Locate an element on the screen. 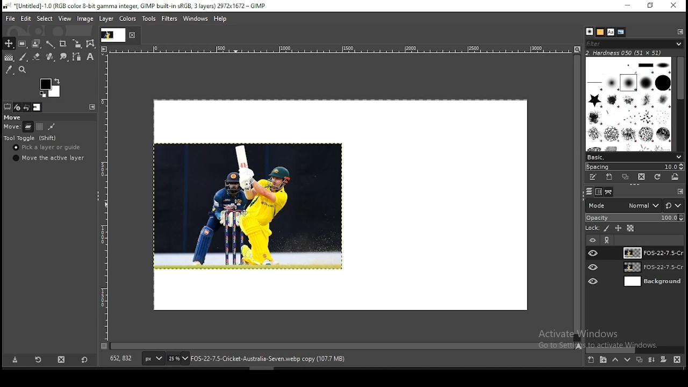 The width and height of the screenshot is (688, 387). restore to defaults is located at coordinates (85, 359).